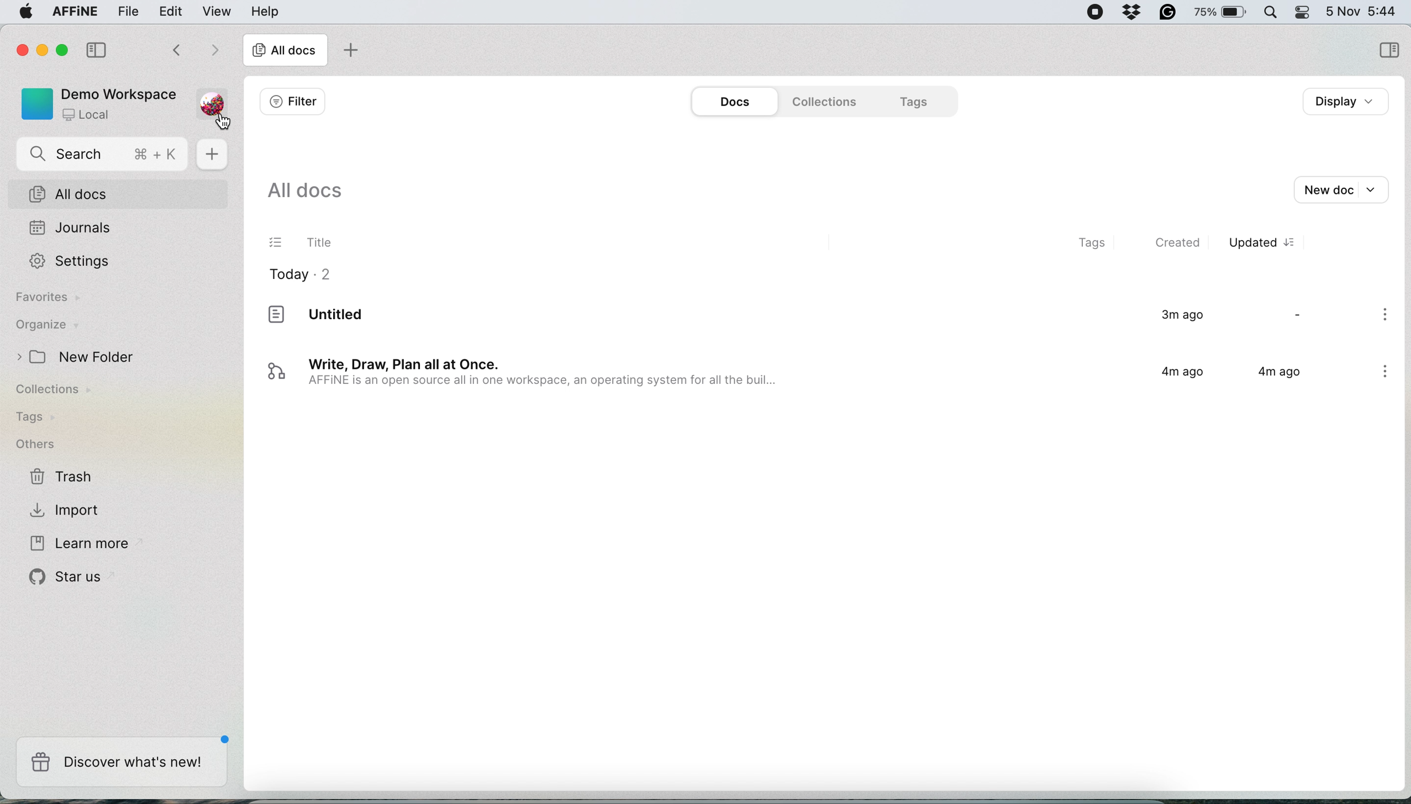 The image size is (1411, 804). I want to click on learn more, so click(76, 544).